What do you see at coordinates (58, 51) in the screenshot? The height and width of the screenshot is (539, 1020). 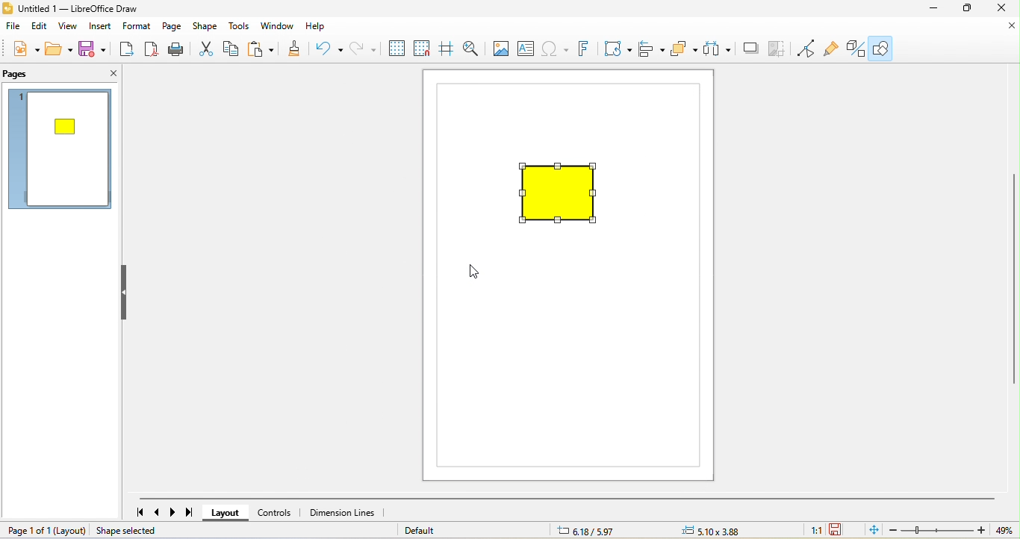 I see `open` at bounding box center [58, 51].